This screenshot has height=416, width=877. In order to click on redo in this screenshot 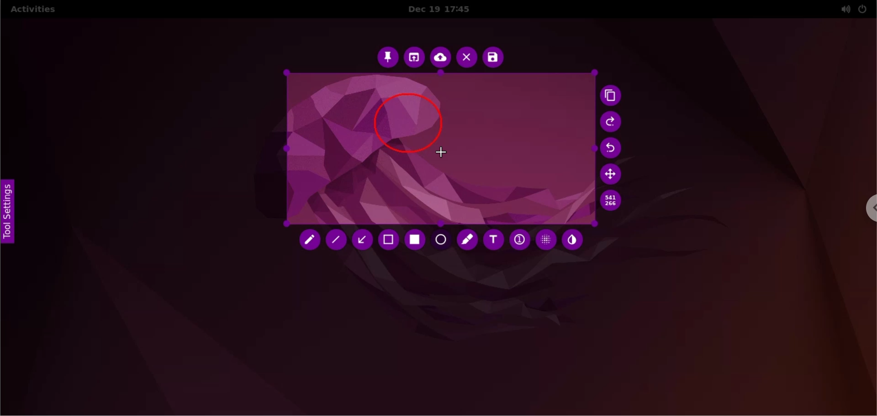, I will do `click(612, 122)`.